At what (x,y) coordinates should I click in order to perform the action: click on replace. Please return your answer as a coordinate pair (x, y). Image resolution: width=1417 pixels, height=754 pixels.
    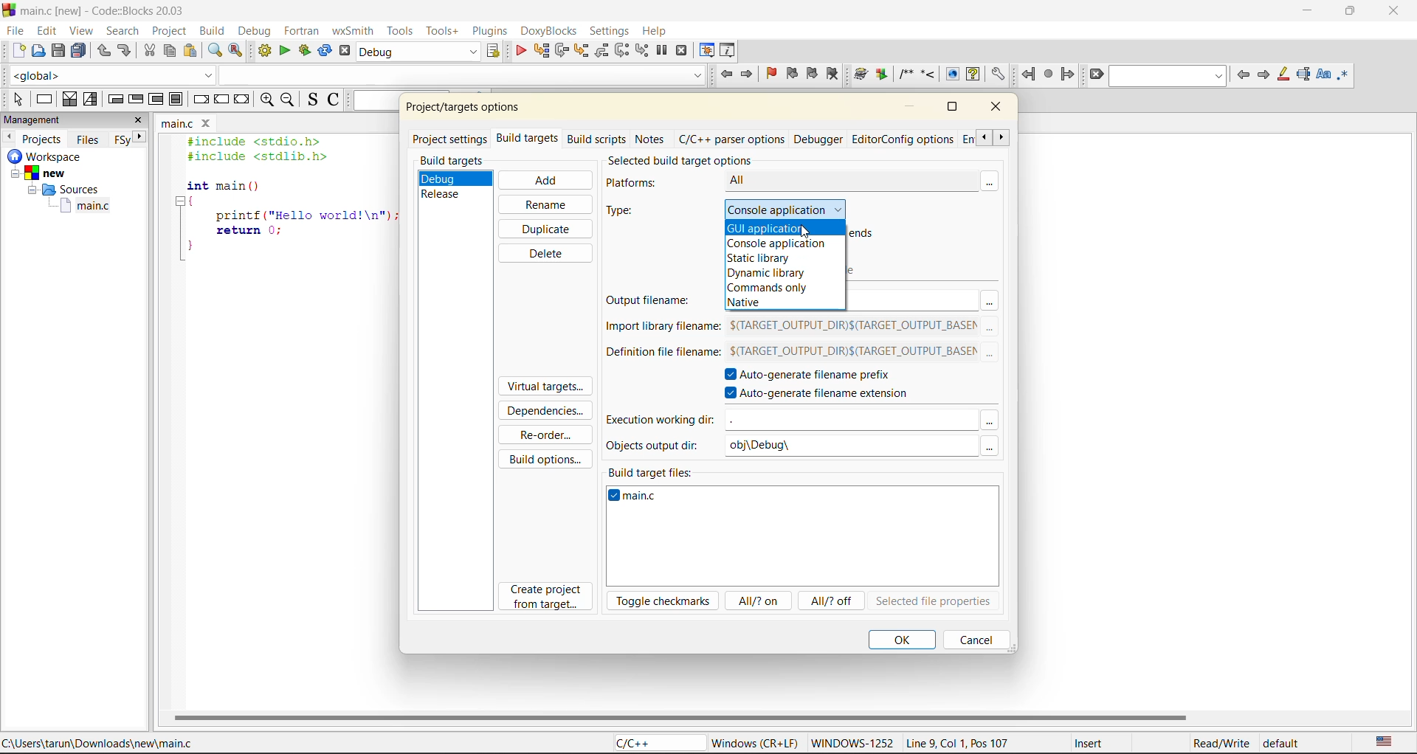
    Looking at the image, I should click on (238, 51).